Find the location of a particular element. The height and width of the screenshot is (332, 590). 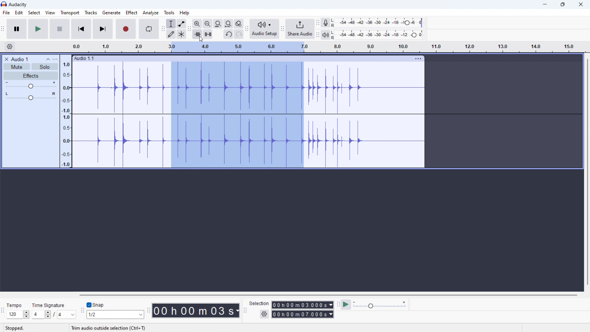

play at speed toolbar is located at coordinates (338, 305).